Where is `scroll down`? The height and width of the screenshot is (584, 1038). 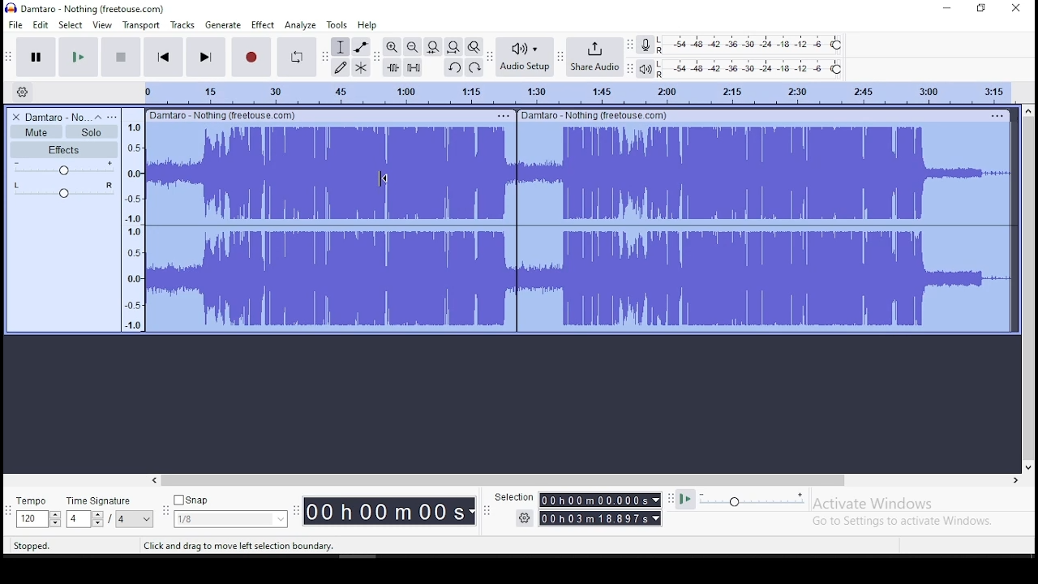
scroll down is located at coordinates (1029, 467).